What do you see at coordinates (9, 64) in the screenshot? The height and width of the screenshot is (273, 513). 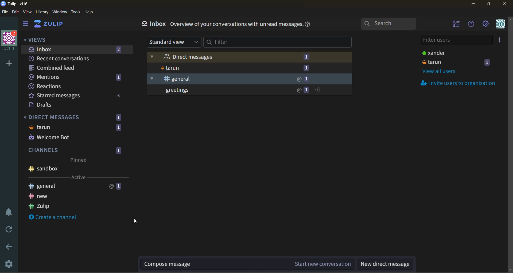 I see `add a new organisation` at bounding box center [9, 64].